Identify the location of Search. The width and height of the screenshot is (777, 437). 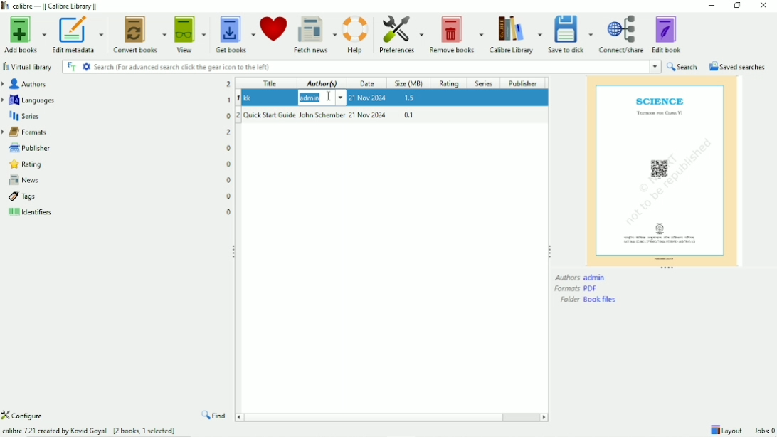
(683, 66).